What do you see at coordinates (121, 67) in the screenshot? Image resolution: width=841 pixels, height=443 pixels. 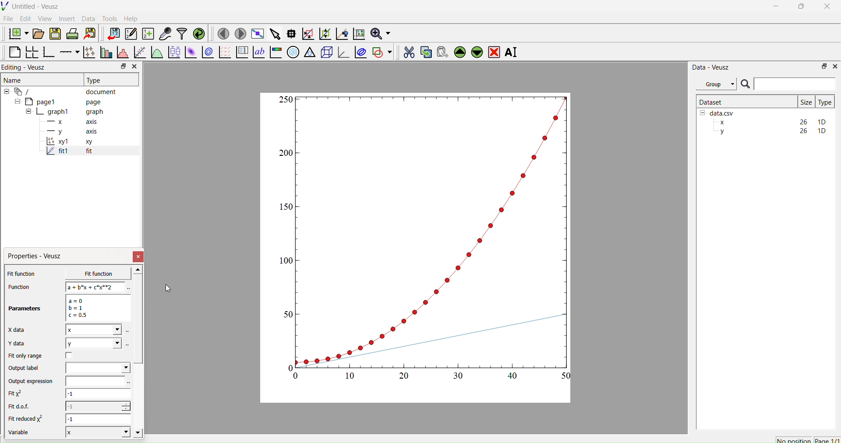 I see `Restore down` at bounding box center [121, 67].